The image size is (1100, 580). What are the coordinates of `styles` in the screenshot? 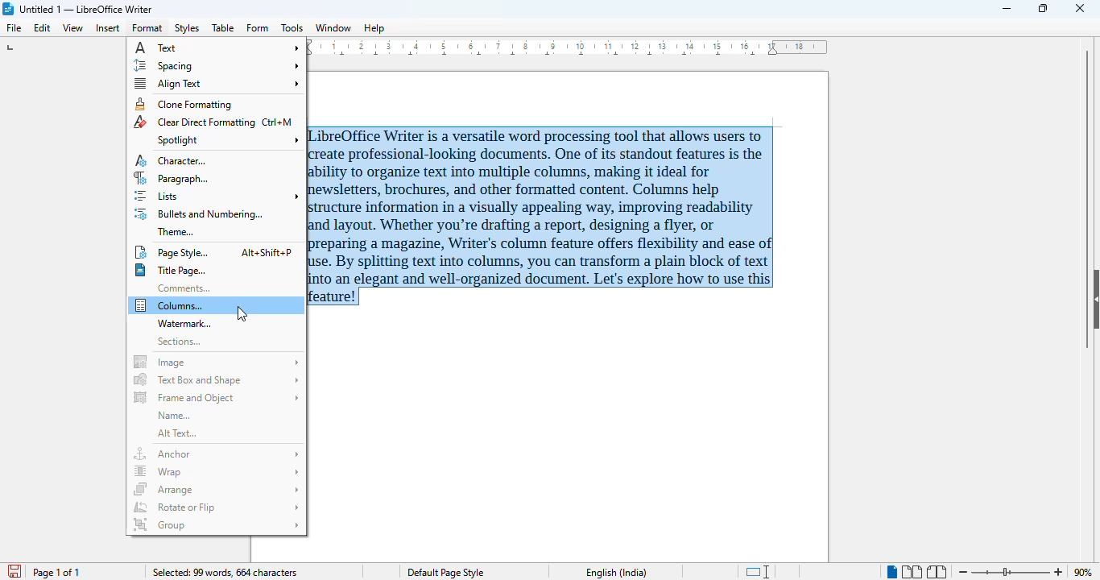 It's located at (186, 29).